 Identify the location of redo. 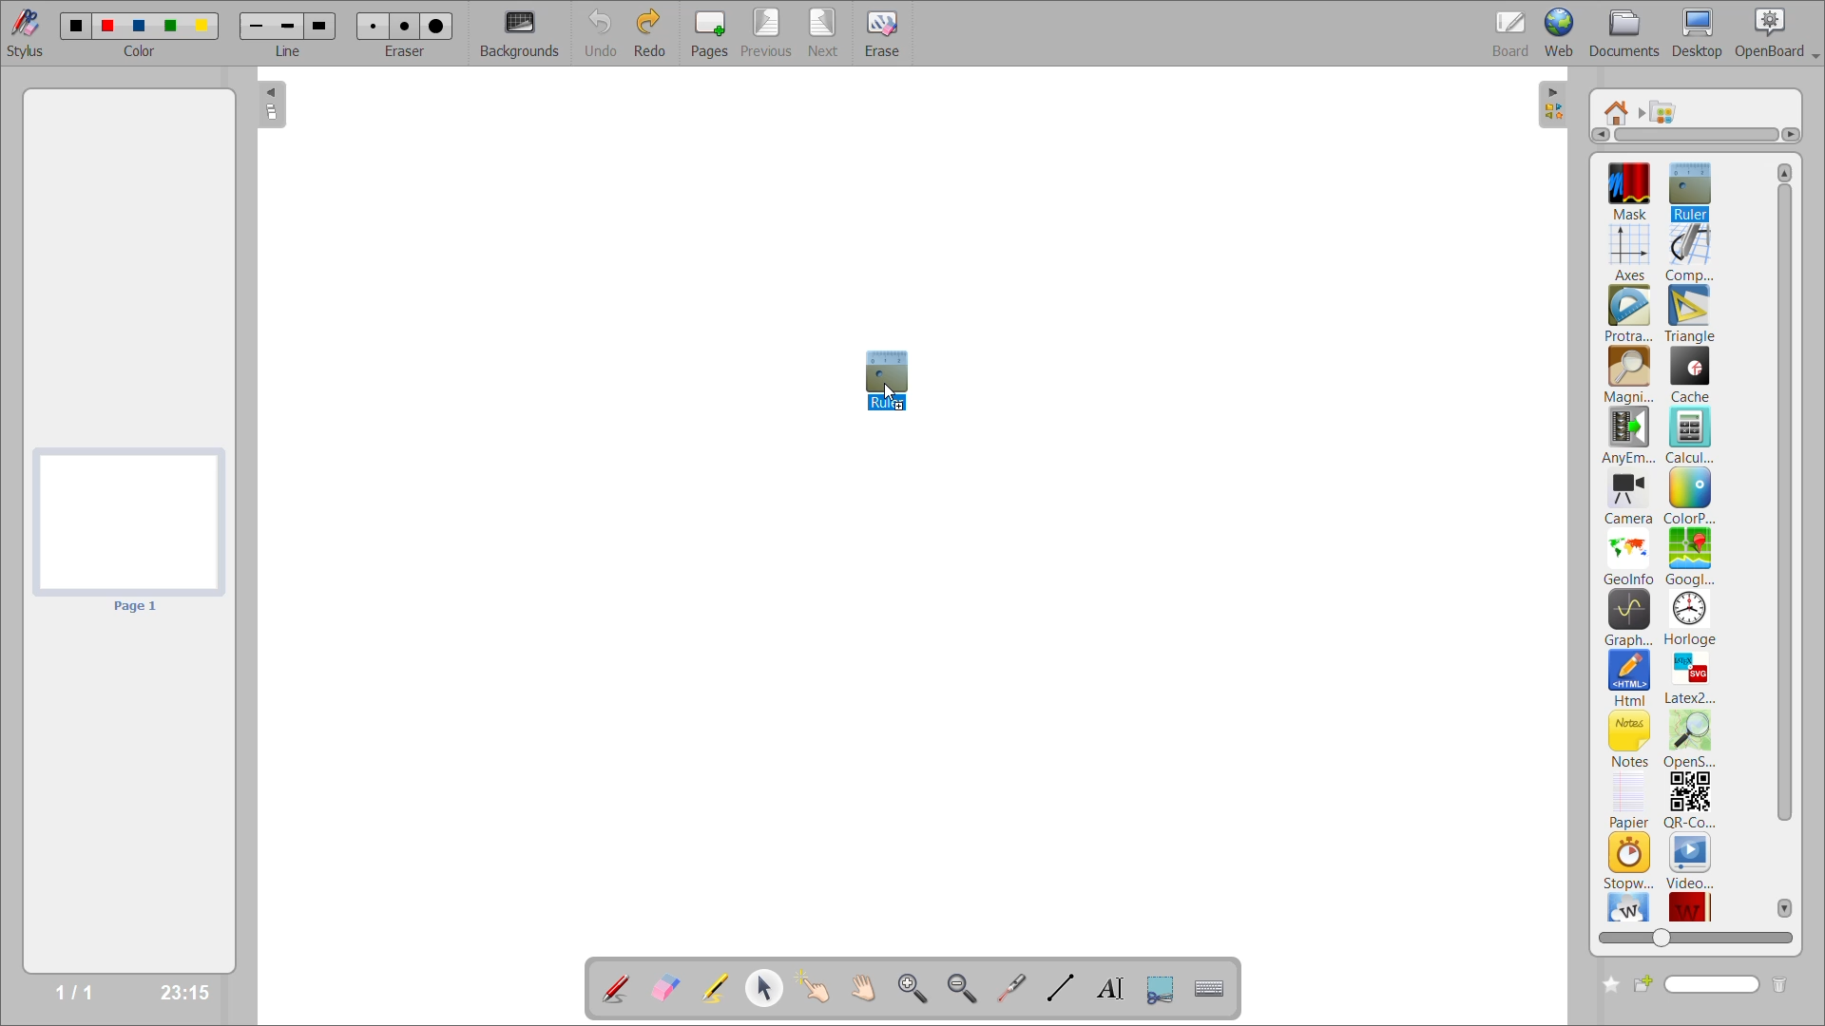
(654, 31).